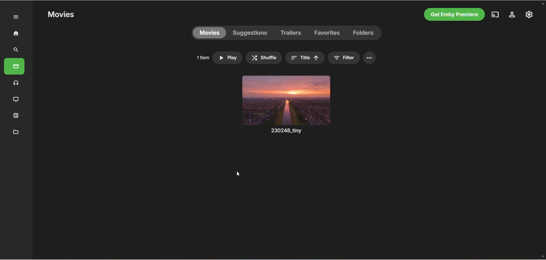  I want to click on metadata manager, so click(15, 132).